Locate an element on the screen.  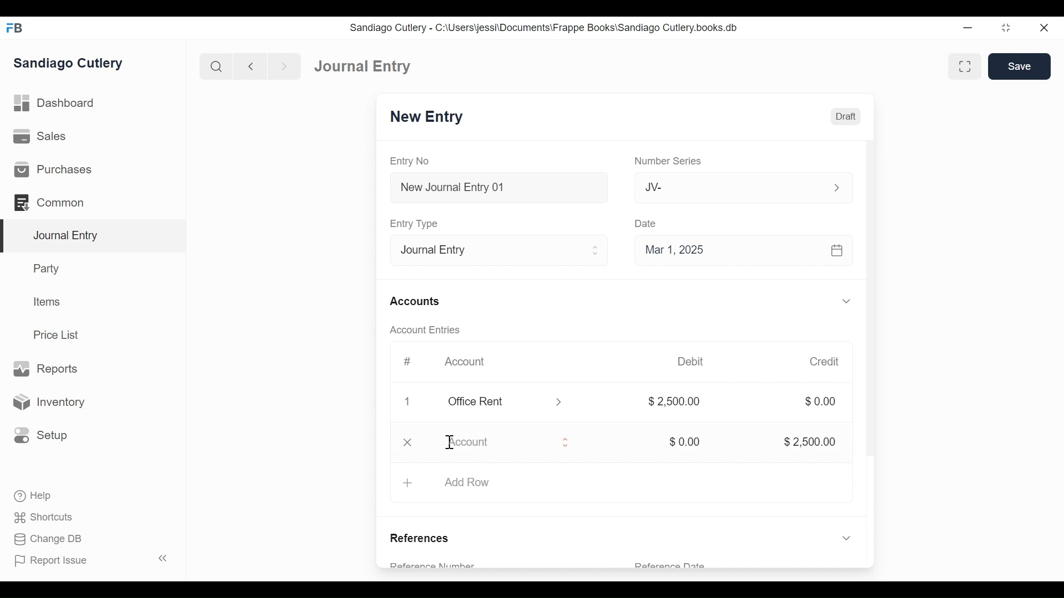
Account is located at coordinates (510, 444).